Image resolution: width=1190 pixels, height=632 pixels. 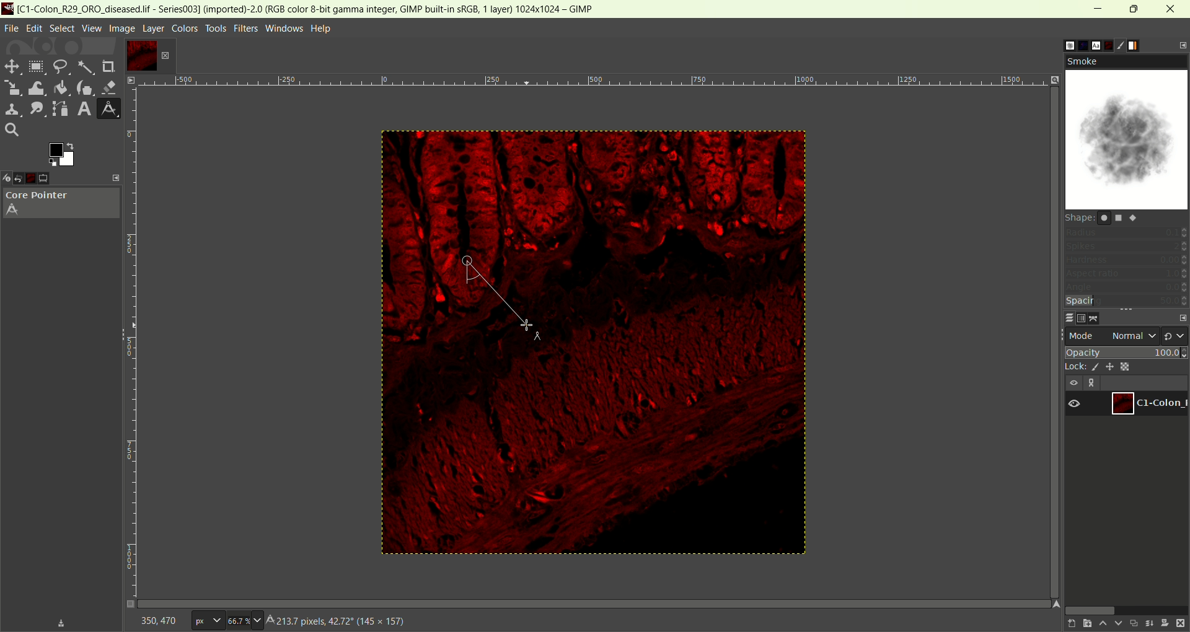 I want to click on cursor, so click(x=524, y=325).